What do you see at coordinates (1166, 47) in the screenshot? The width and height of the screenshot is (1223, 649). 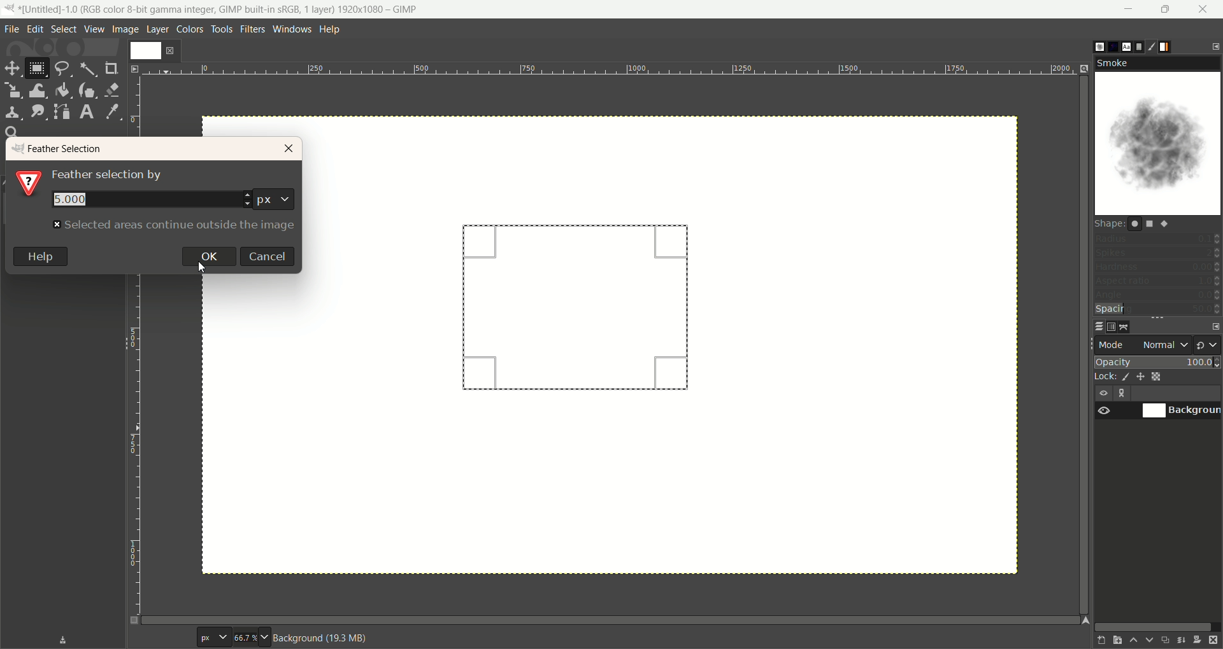 I see `gradient` at bounding box center [1166, 47].